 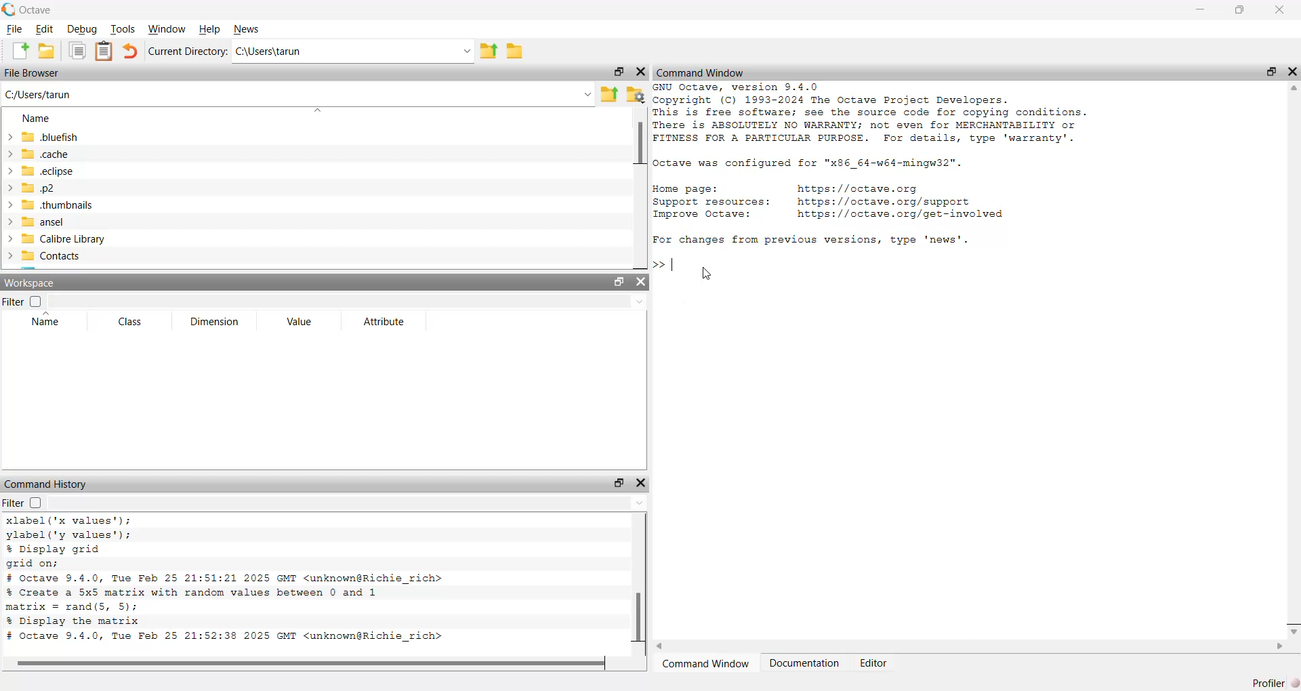 I want to click on Ci\Users\tarun, so click(x=321, y=54).